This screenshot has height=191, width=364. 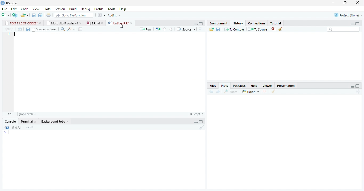 I want to click on Help, so click(x=254, y=86).